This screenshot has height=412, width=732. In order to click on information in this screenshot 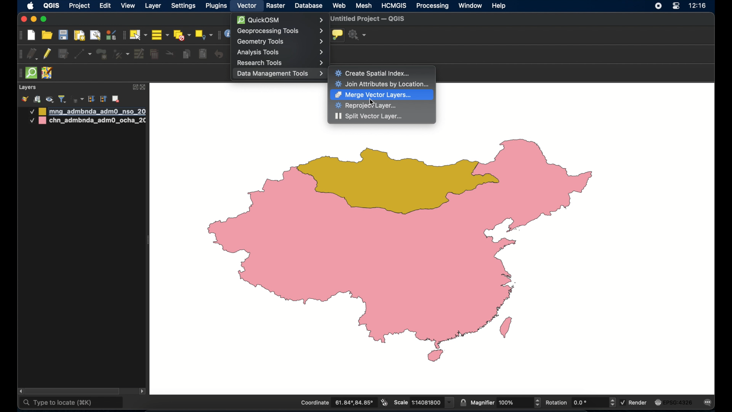, I will do `click(228, 34)`.